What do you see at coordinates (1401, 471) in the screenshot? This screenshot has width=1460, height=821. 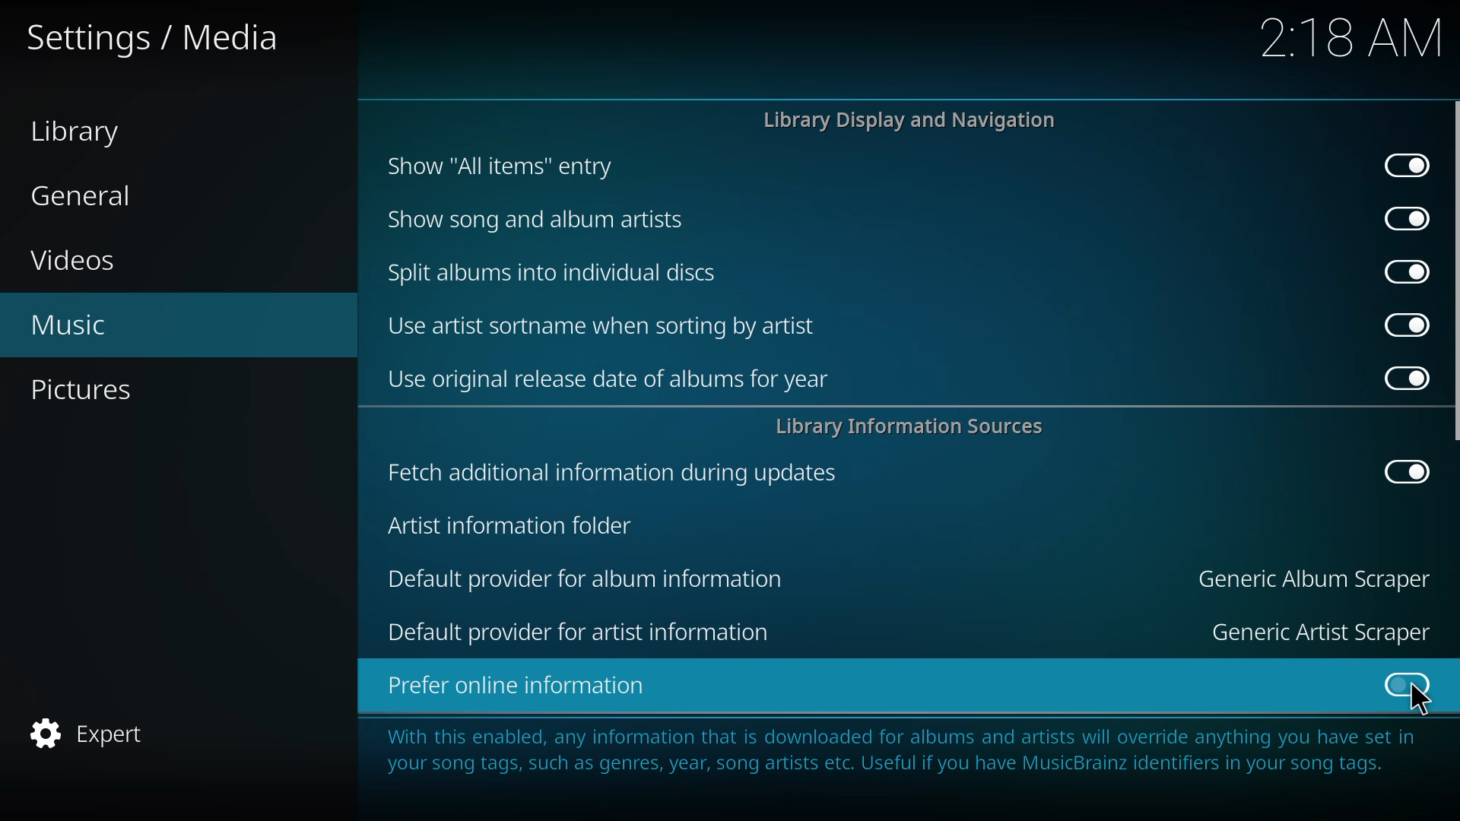 I see `enabled` at bounding box center [1401, 471].